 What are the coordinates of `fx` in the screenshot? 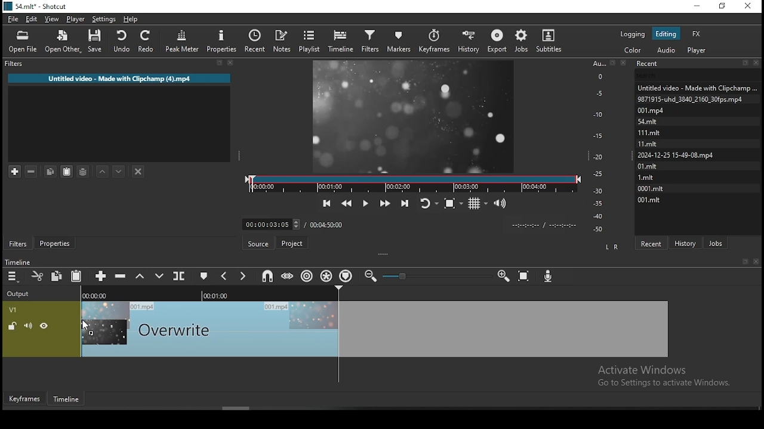 It's located at (697, 33).